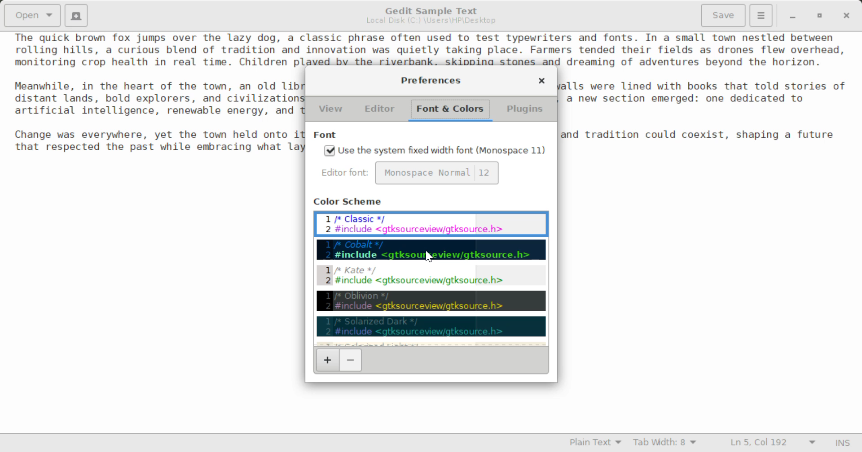  Describe the element at coordinates (327, 360) in the screenshot. I see `Add Scheme` at that location.